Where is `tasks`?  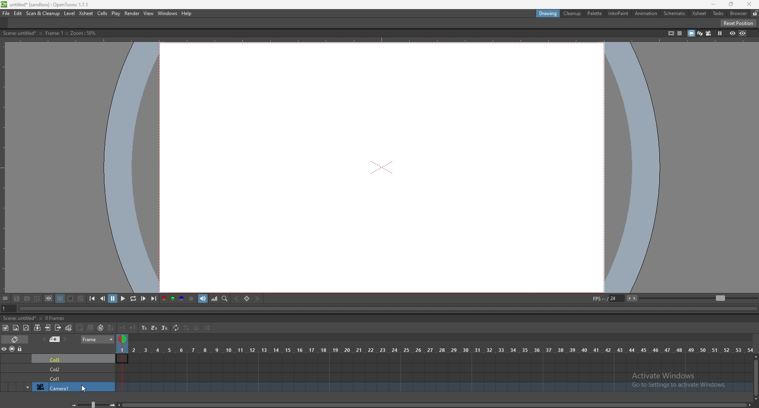 tasks is located at coordinates (718, 13).